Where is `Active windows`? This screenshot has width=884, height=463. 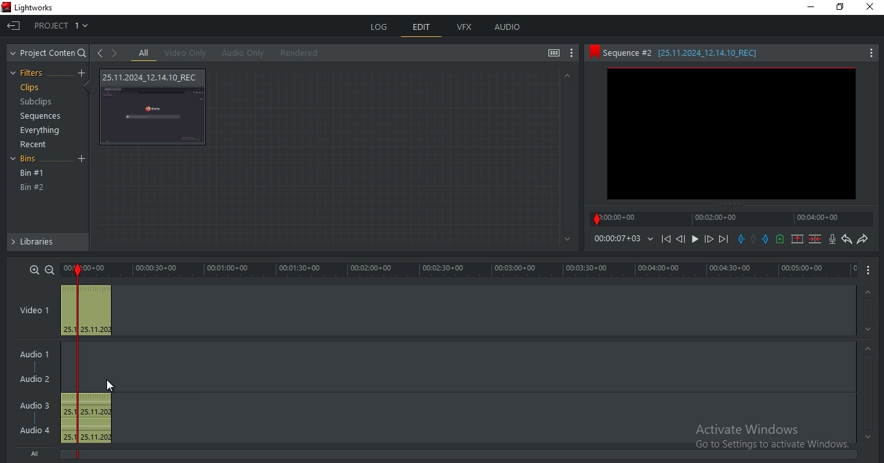 Active windows is located at coordinates (768, 438).